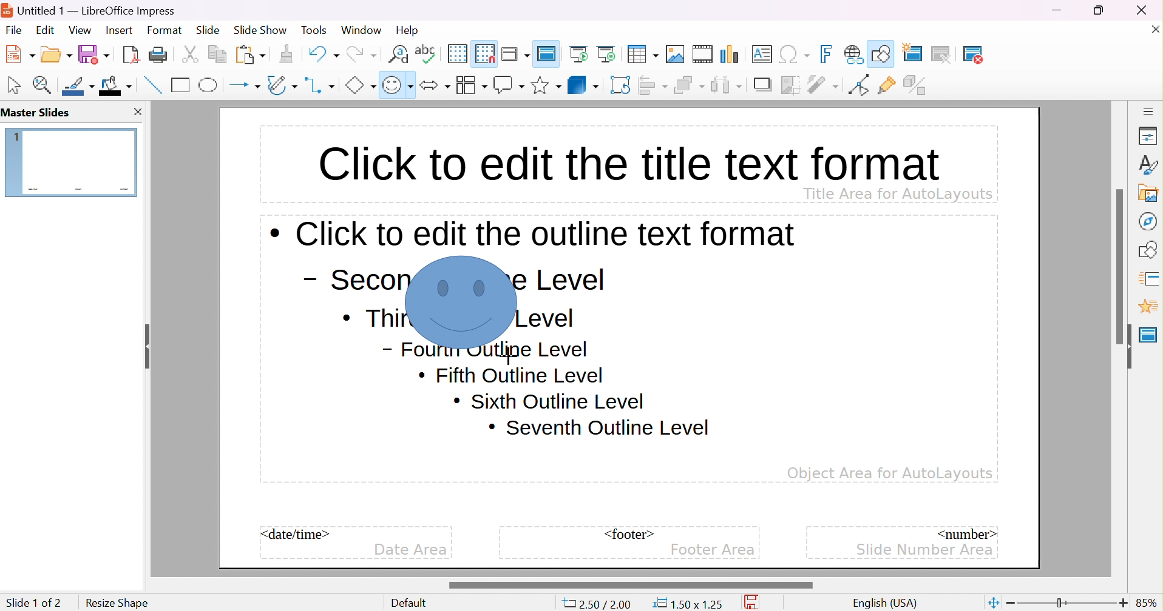  Describe the element at coordinates (1059, 10) in the screenshot. I see `minimize` at that location.